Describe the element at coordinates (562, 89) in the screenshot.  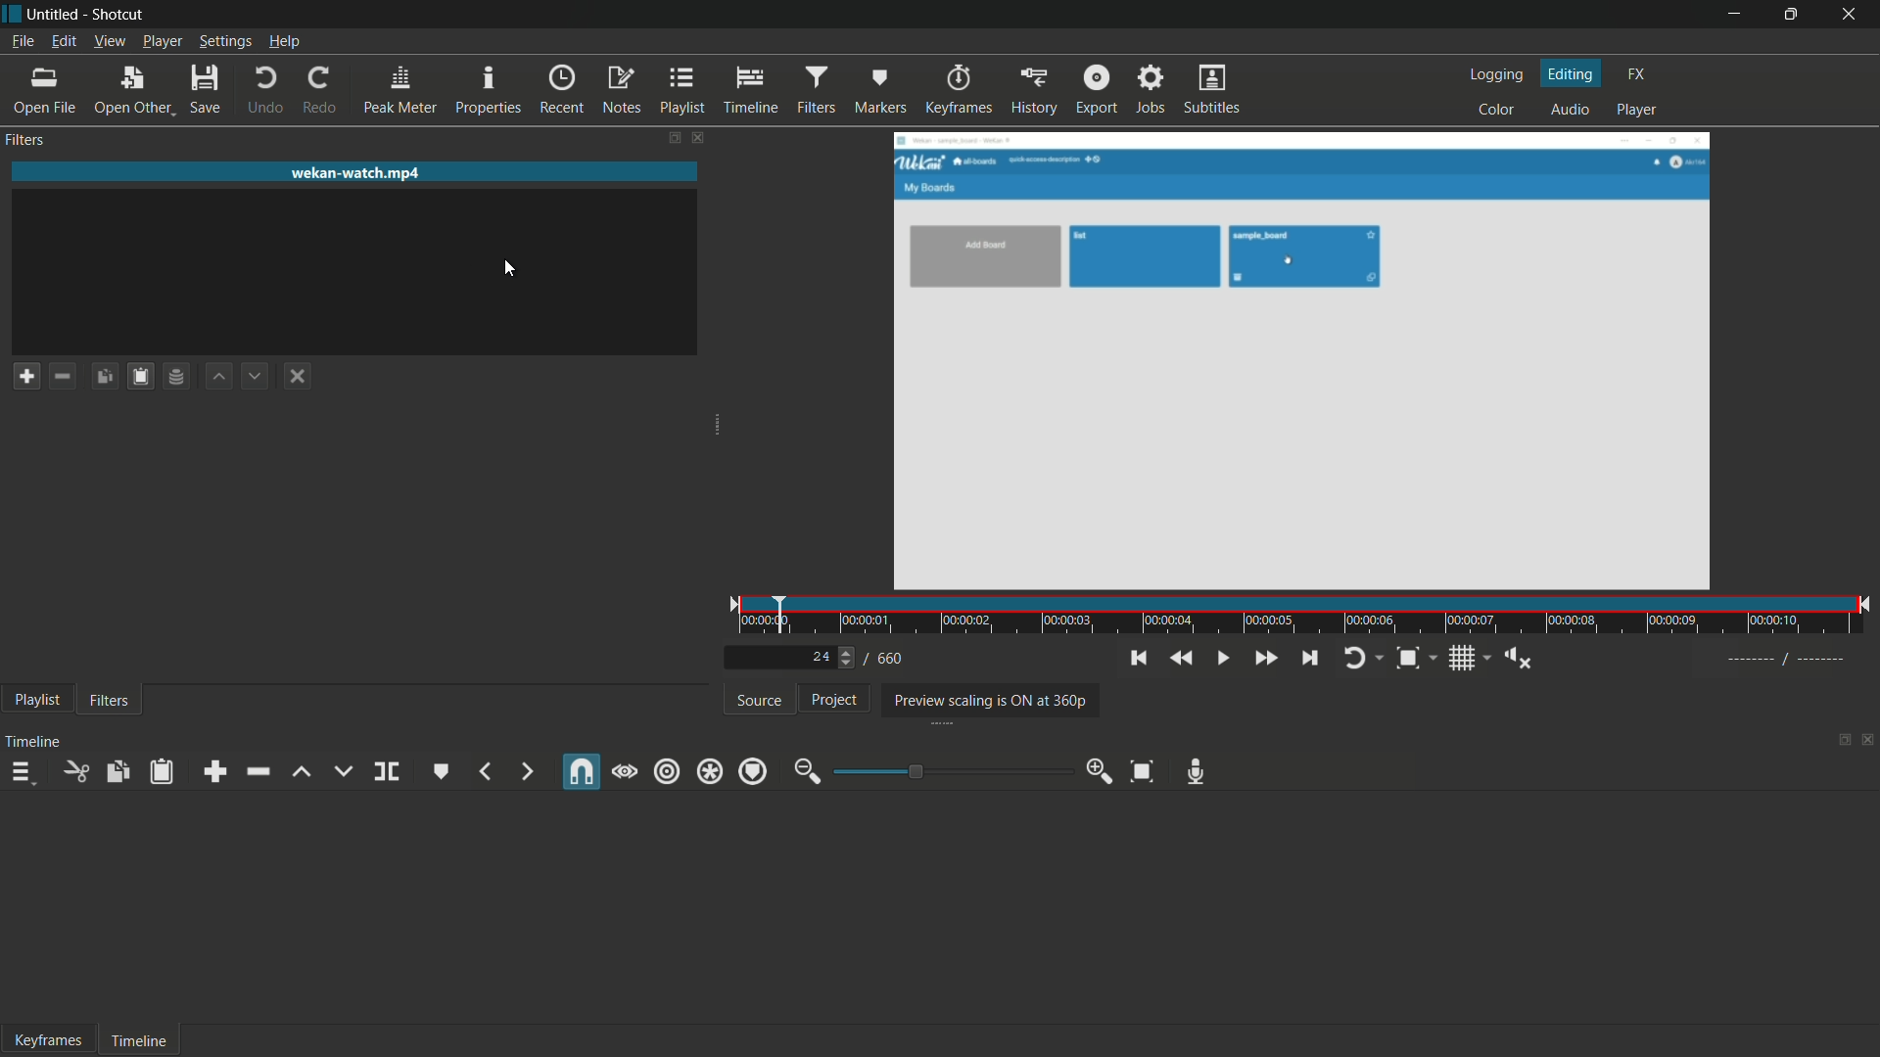
I see `recent` at that location.